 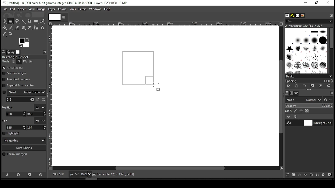 What do you see at coordinates (18, 21) in the screenshot?
I see `free selection tool` at bounding box center [18, 21].